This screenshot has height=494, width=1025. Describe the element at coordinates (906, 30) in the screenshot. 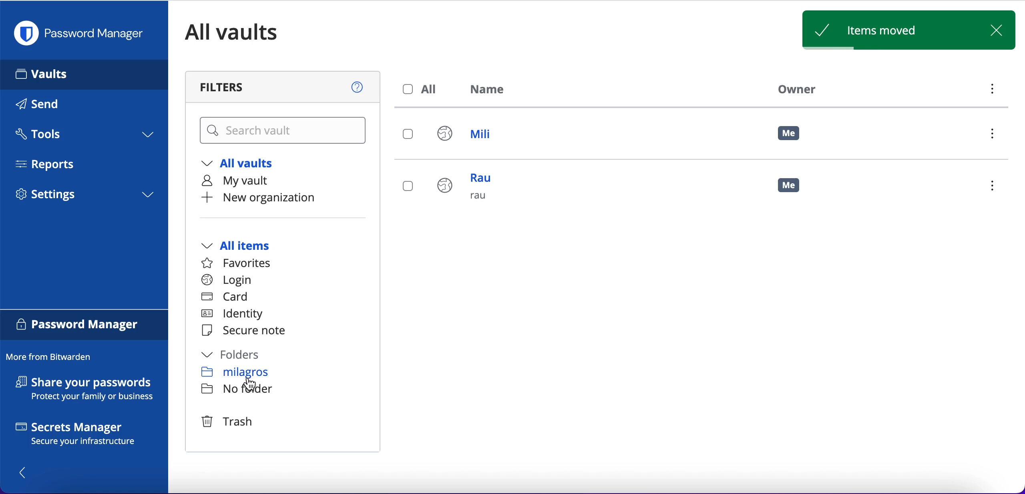

I see `items moved ` at that location.